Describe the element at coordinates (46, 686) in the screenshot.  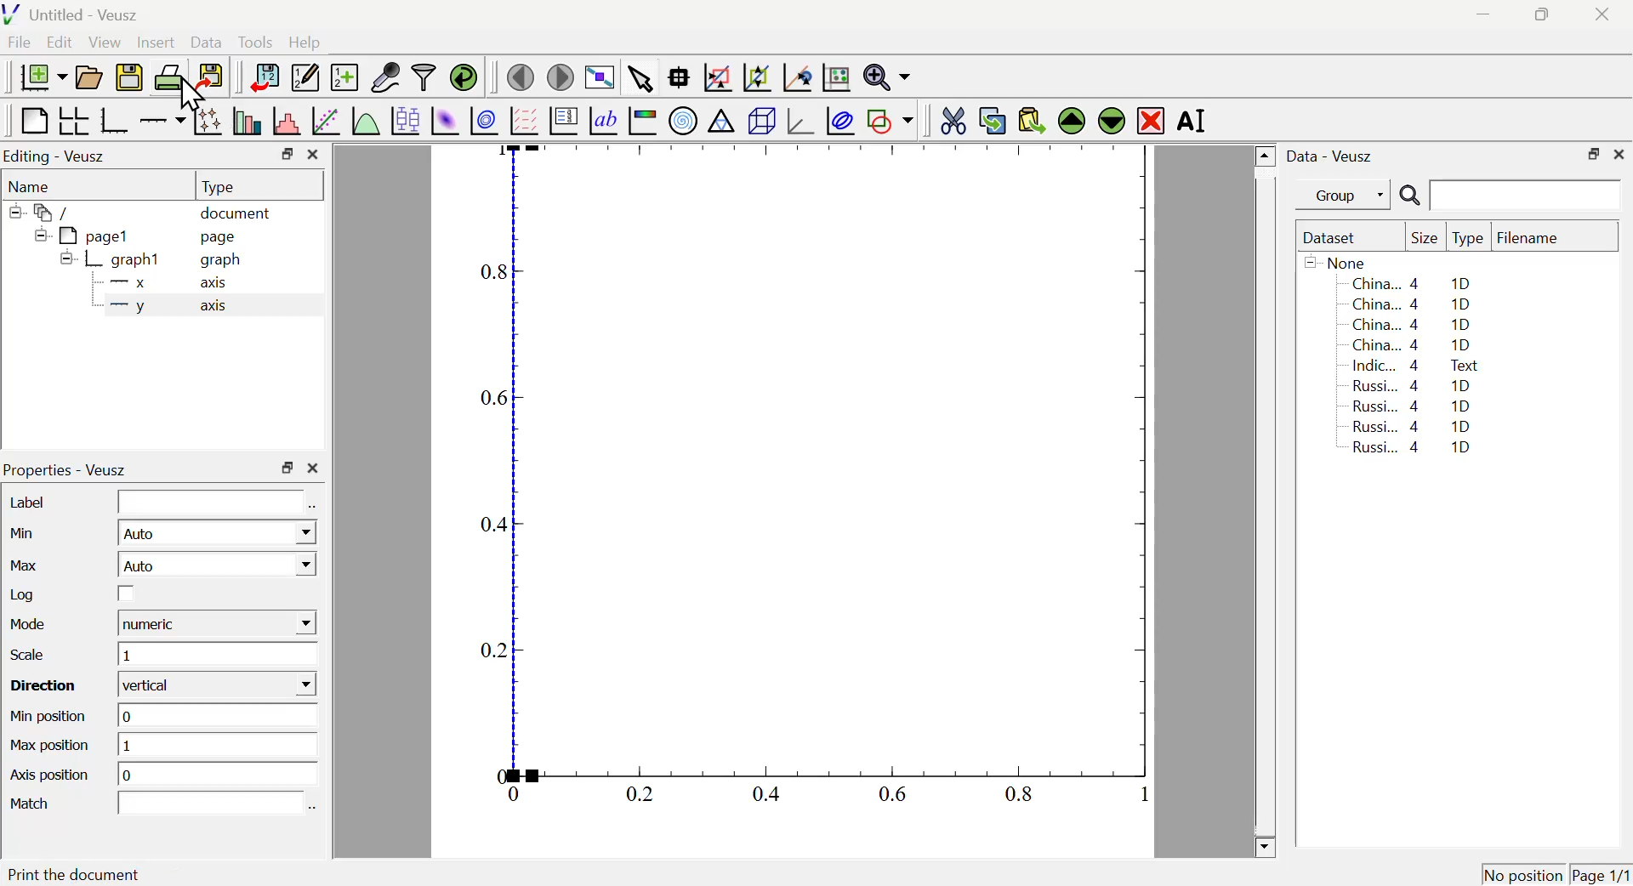
I see `Direction` at that location.